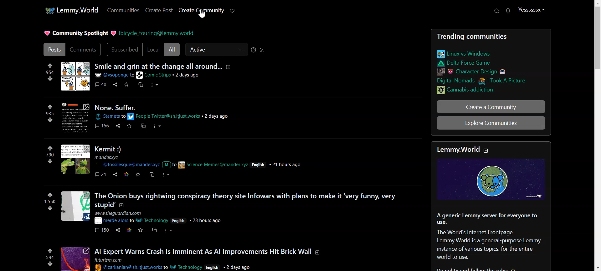 Image resolution: width=601 pixels, height=271 pixels. What do you see at coordinates (247, 200) in the screenshot?
I see `posts` at bounding box center [247, 200].